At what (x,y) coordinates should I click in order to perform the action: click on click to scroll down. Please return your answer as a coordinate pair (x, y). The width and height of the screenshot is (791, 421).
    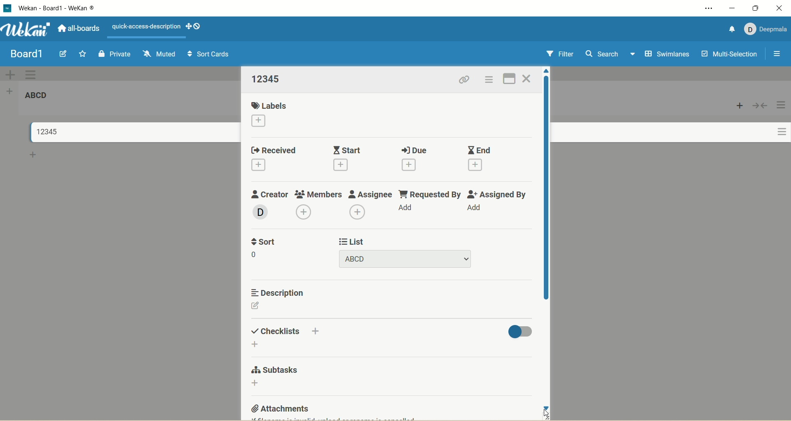
    Looking at the image, I should click on (547, 407).